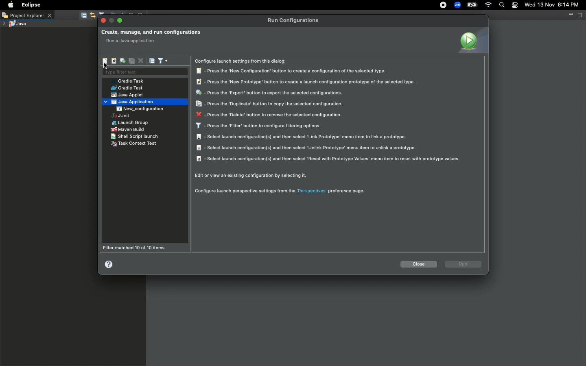  Describe the element at coordinates (328, 159) in the screenshot. I see `Select launch configuration(s) and then select 'Reset with Prototype Values' menu item to reset with prototype values.` at that location.